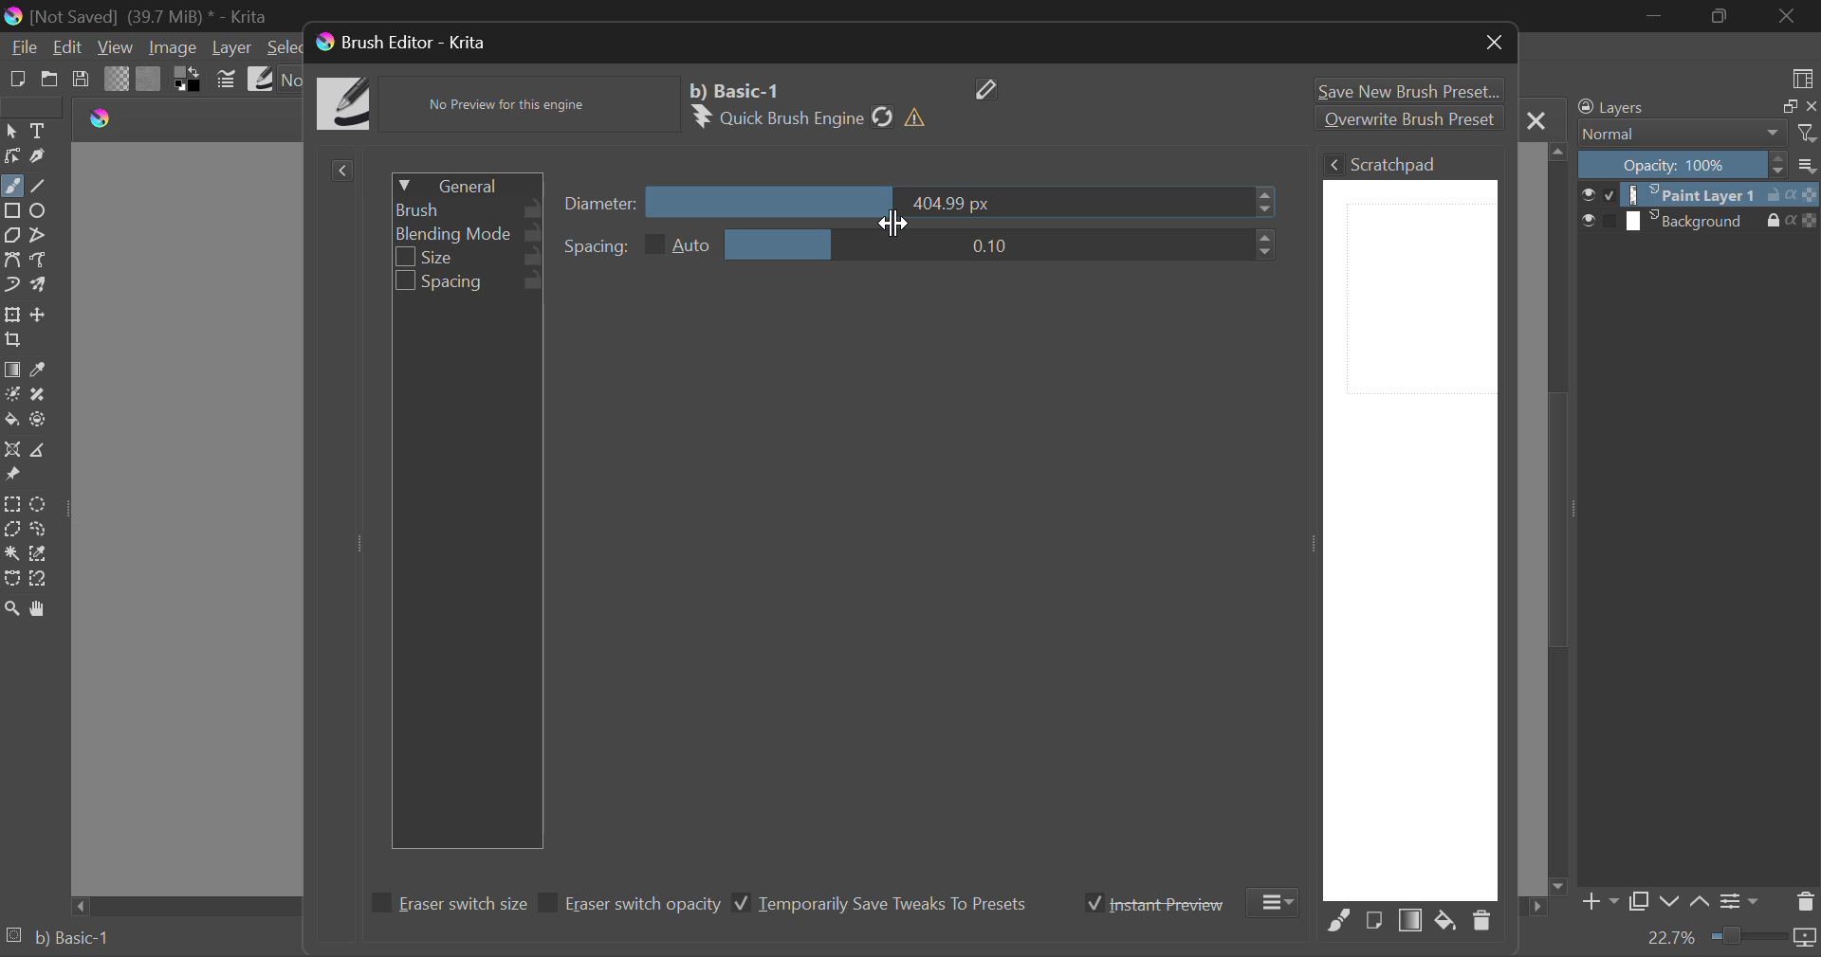  Describe the element at coordinates (12, 186) in the screenshot. I see `Freehand` at that location.